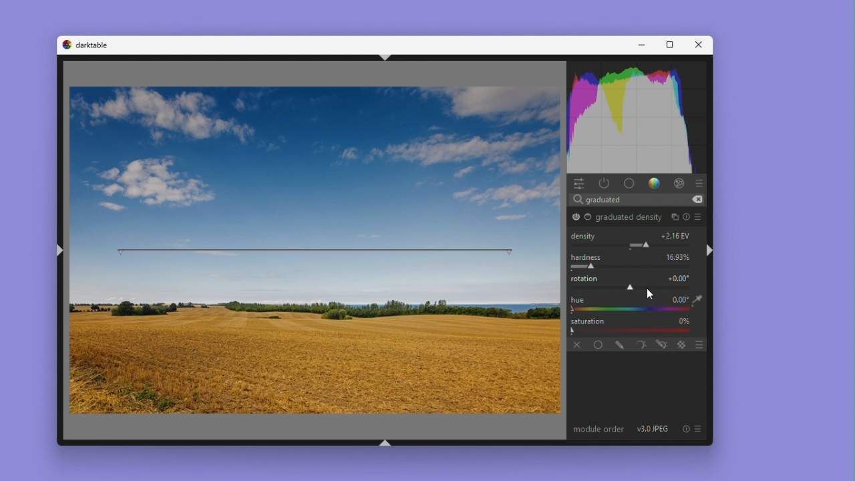 The height and width of the screenshot is (481, 855). I want to click on +1.00 EV, so click(677, 235).